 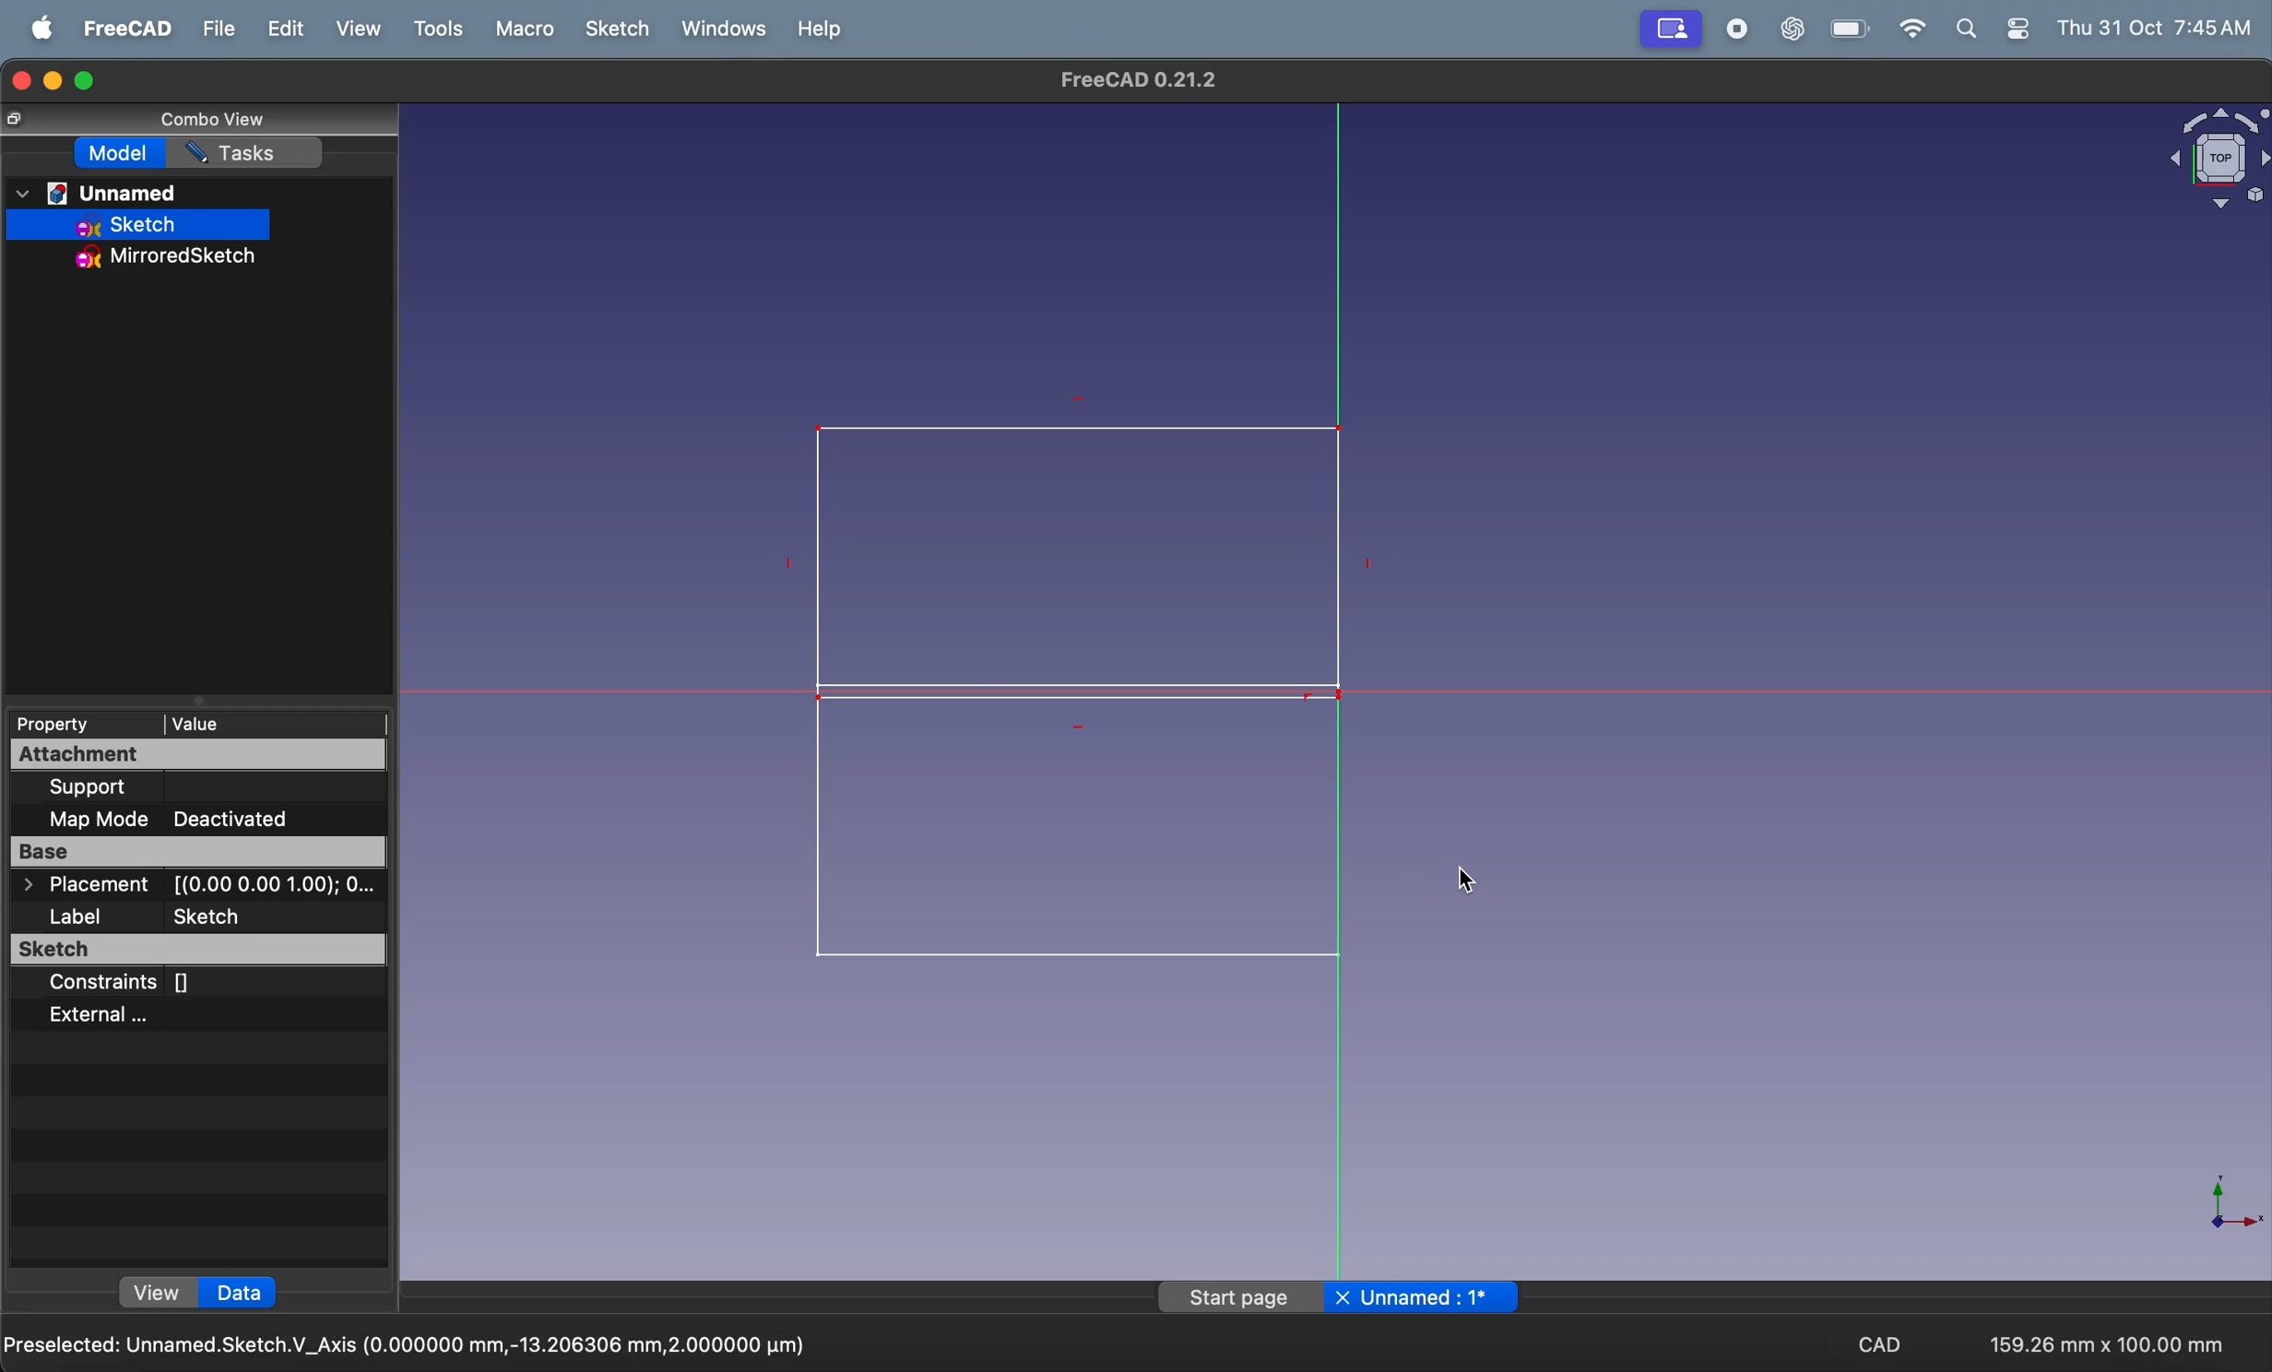 What do you see at coordinates (130, 27) in the screenshot?
I see `freecad` at bounding box center [130, 27].